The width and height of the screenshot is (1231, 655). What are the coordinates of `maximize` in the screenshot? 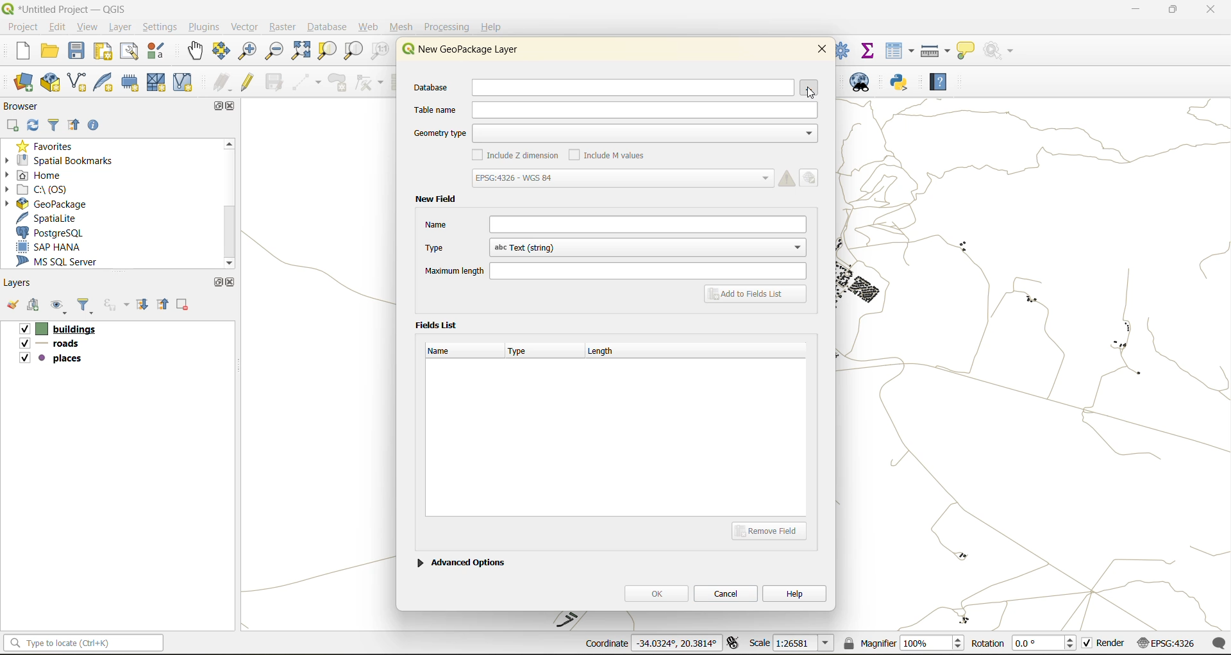 It's located at (215, 106).